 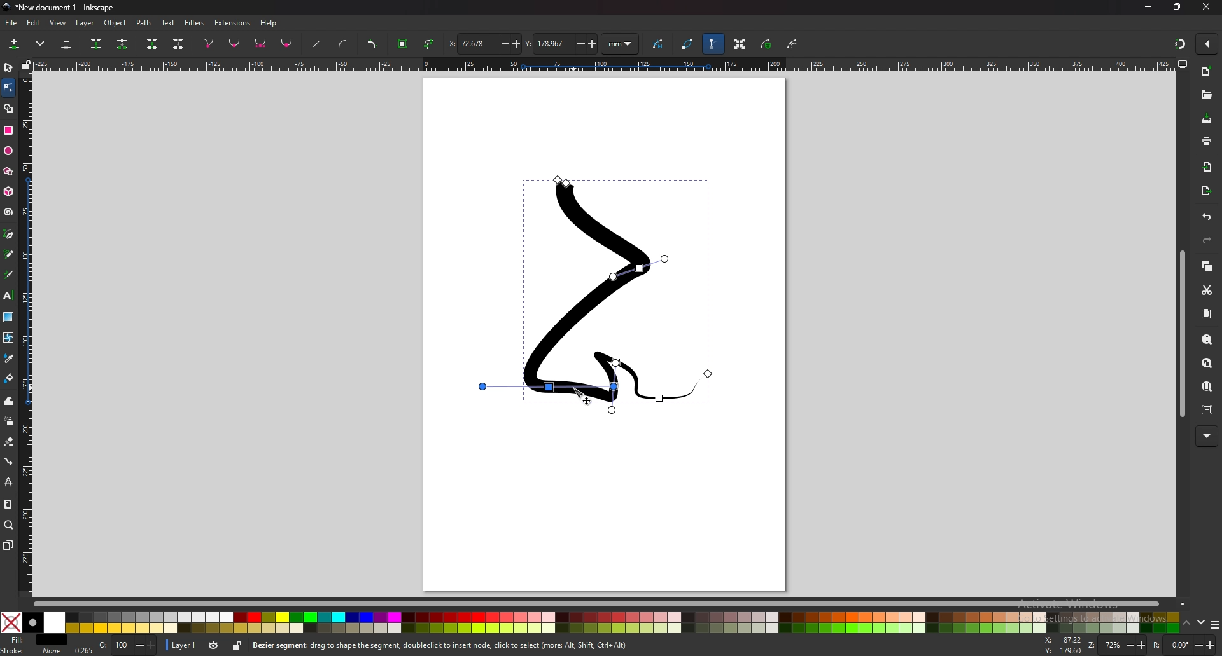 What do you see at coordinates (9, 401) in the screenshot?
I see `tweak` at bounding box center [9, 401].